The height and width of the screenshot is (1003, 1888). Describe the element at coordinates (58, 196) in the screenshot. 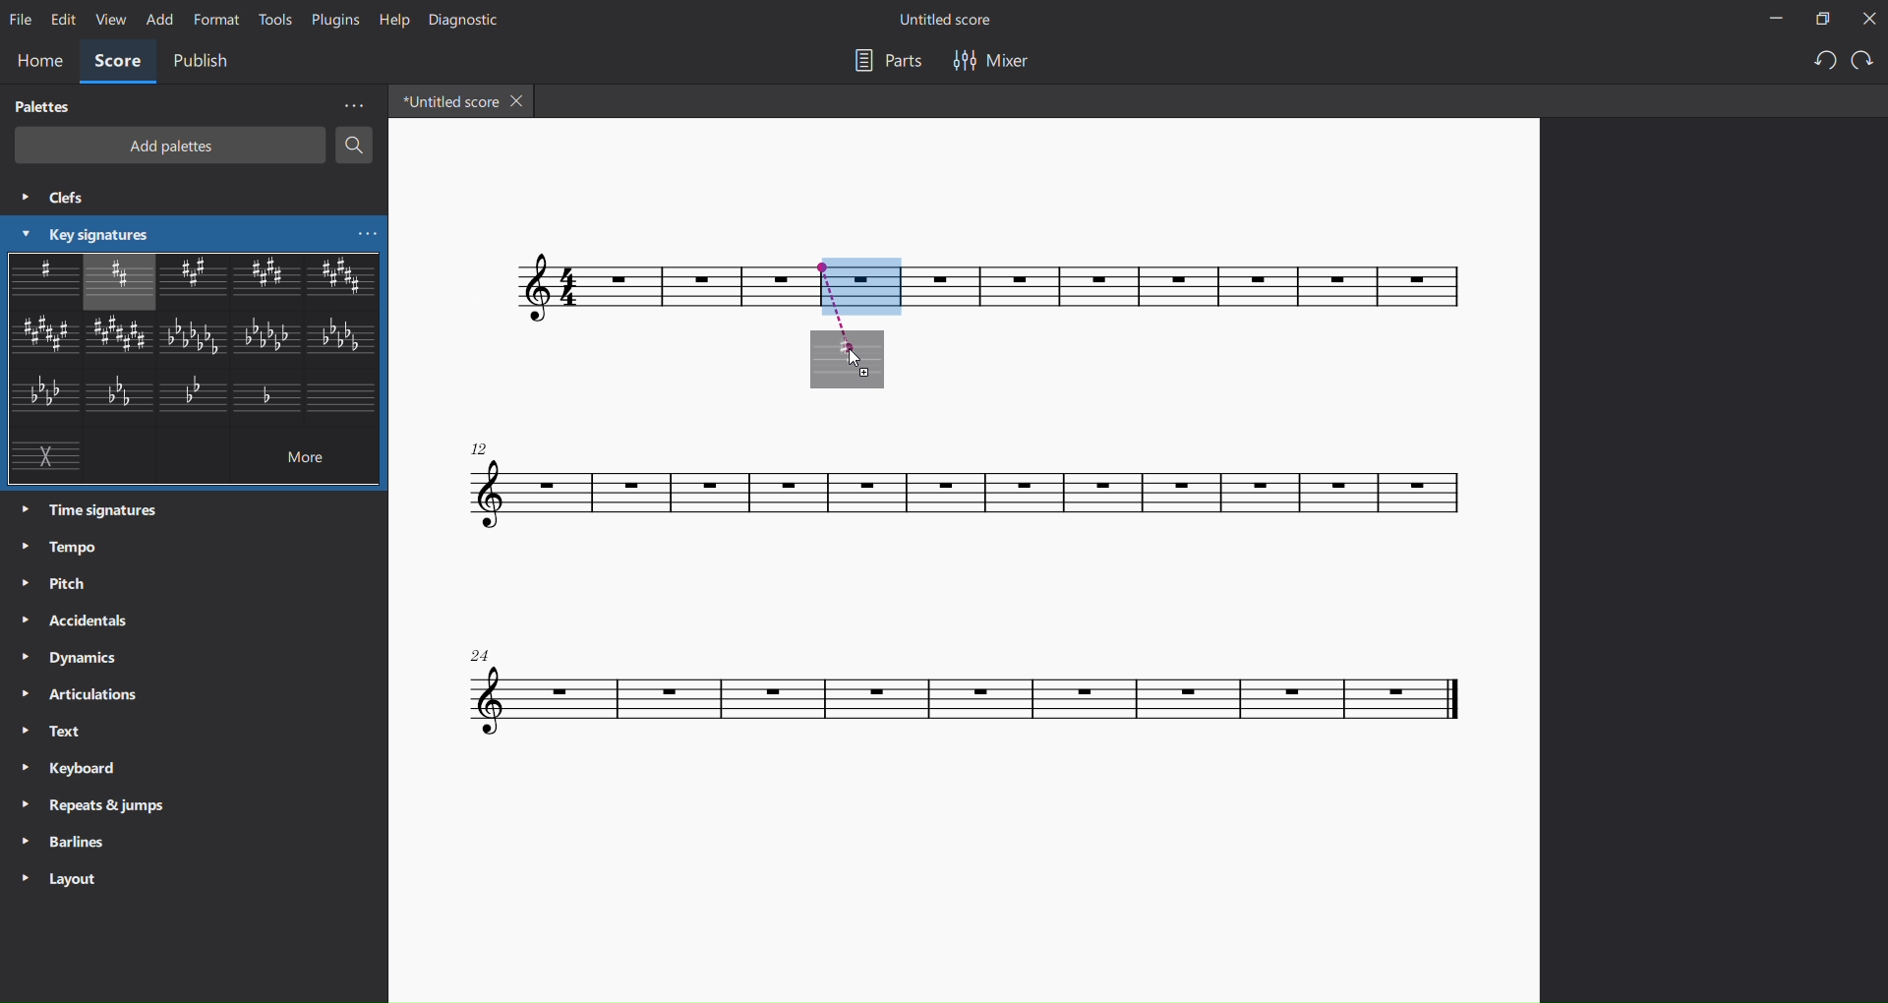

I see `clefs` at that location.